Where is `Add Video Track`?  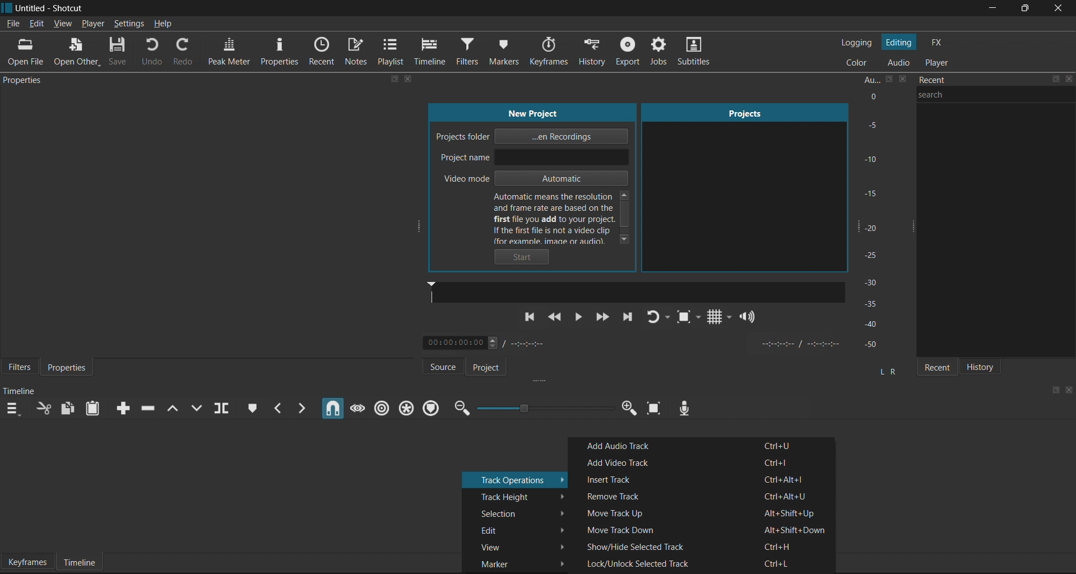 Add Video Track is located at coordinates (705, 462).